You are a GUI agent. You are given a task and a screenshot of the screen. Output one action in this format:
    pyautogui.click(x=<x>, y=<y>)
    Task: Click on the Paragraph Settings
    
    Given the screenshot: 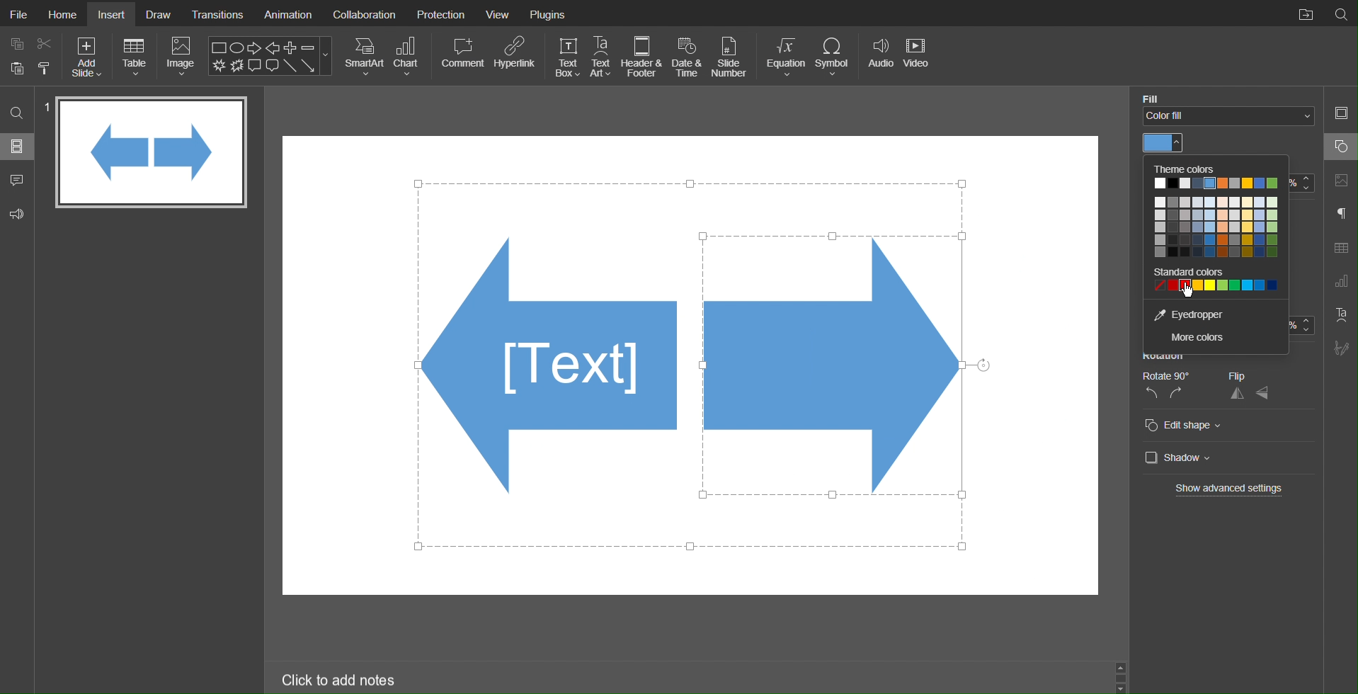 What is the action you would take?
    pyautogui.click(x=1341, y=214)
    